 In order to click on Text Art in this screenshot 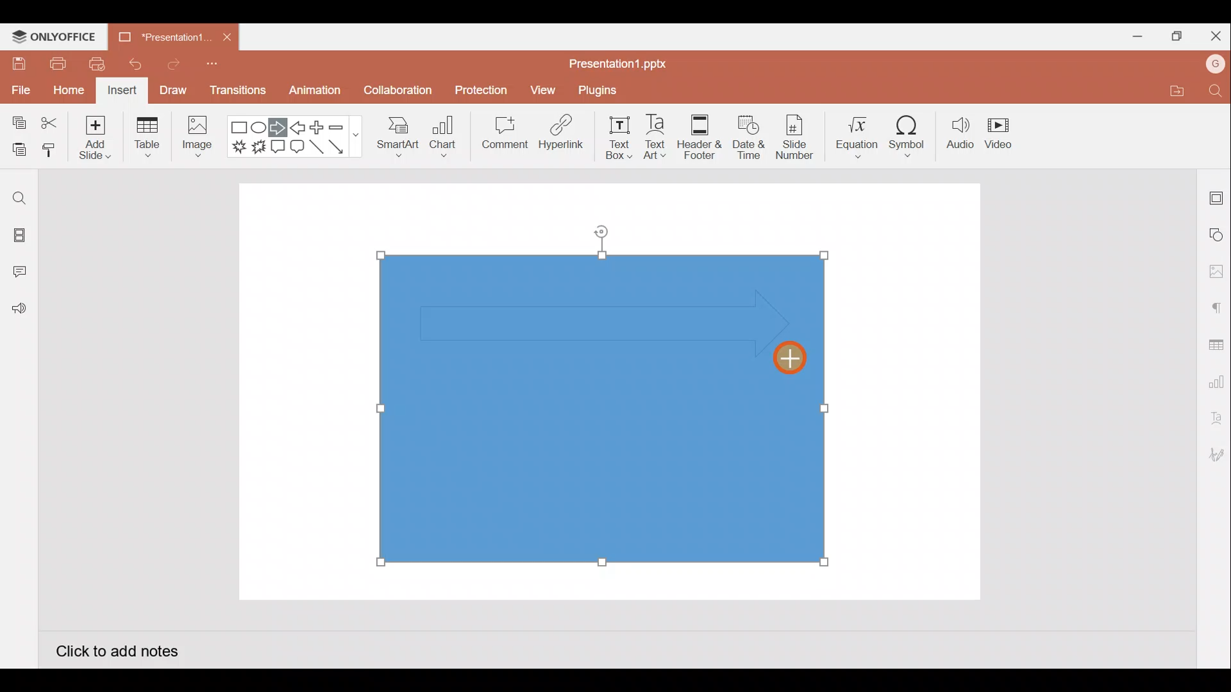, I will do `click(660, 134)`.